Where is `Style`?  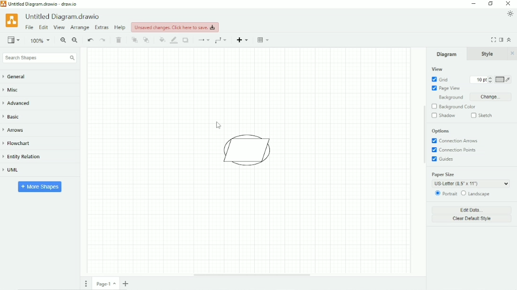
Style is located at coordinates (489, 54).